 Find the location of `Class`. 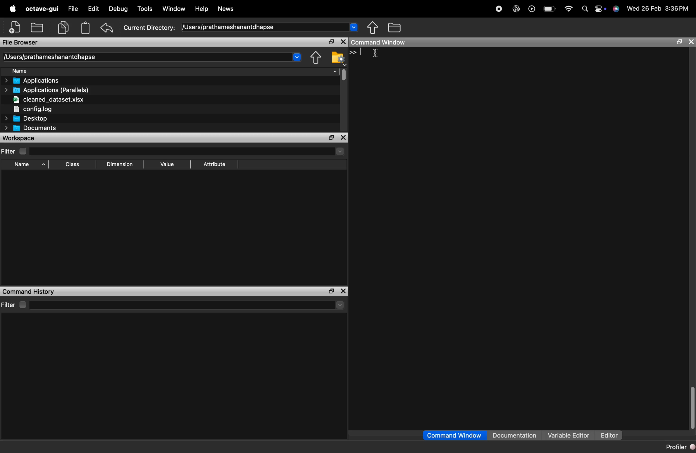

Class is located at coordinates (75, 165).